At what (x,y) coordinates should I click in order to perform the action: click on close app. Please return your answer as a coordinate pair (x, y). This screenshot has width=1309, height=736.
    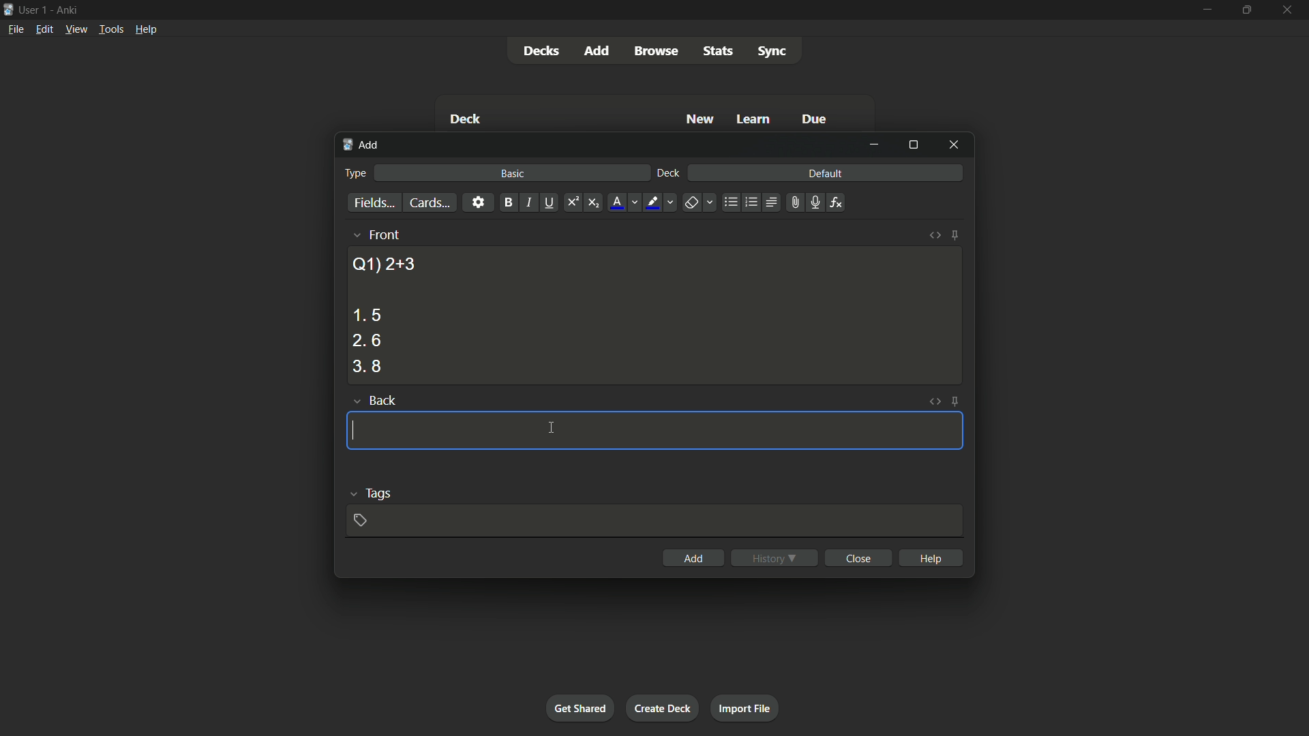
    Looking at the image, I should click on (1289, 10).